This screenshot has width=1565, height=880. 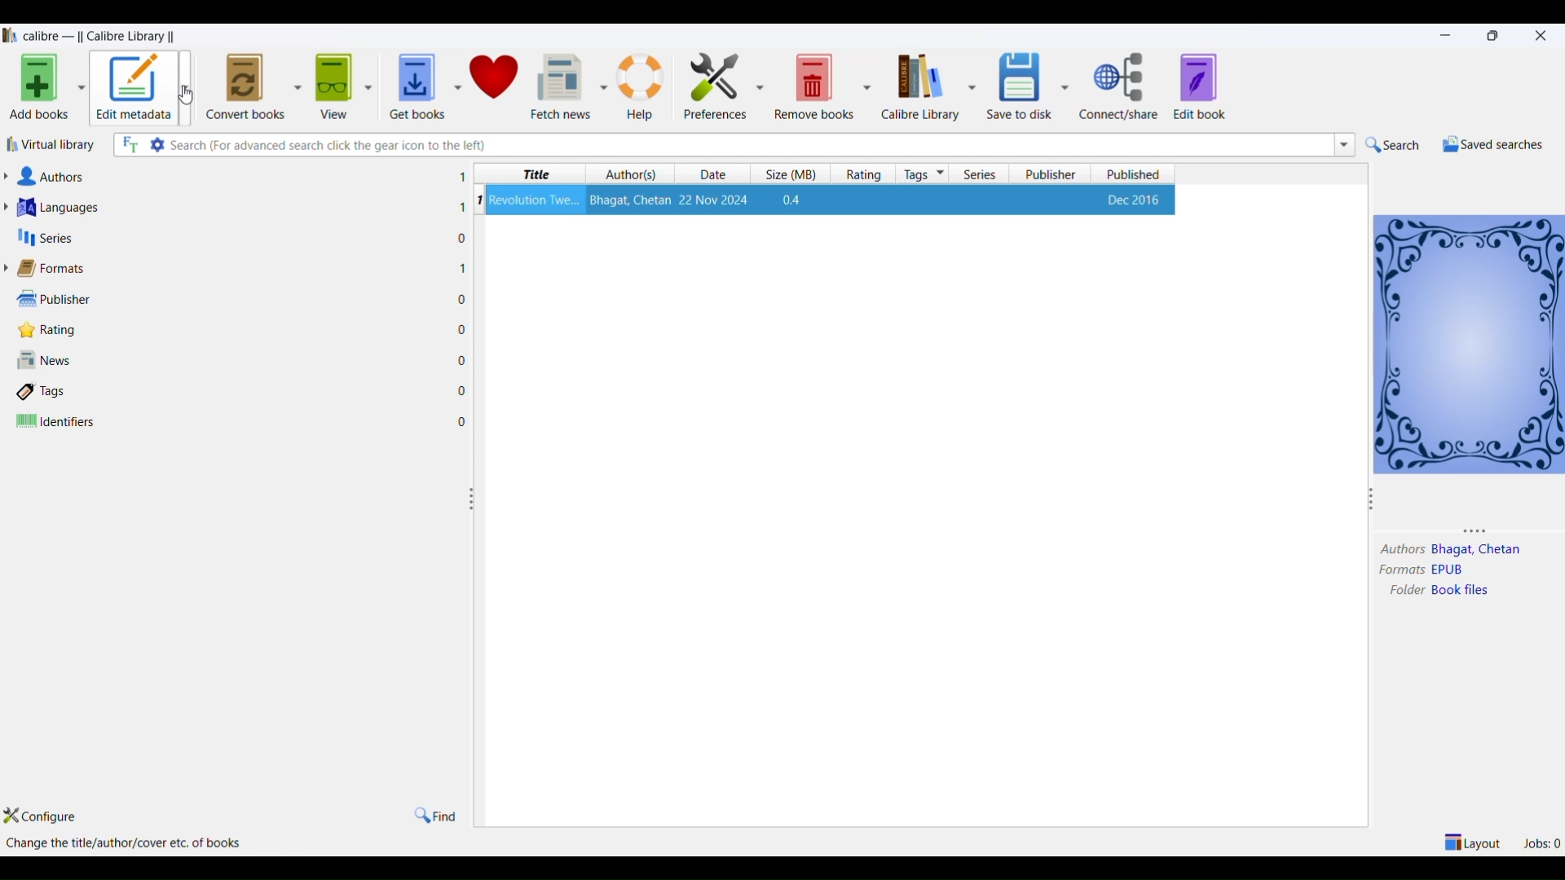 What do you see at coordinates (1393, 145) in the screenshot?
I see `search` at bounding box center [1393, 145].